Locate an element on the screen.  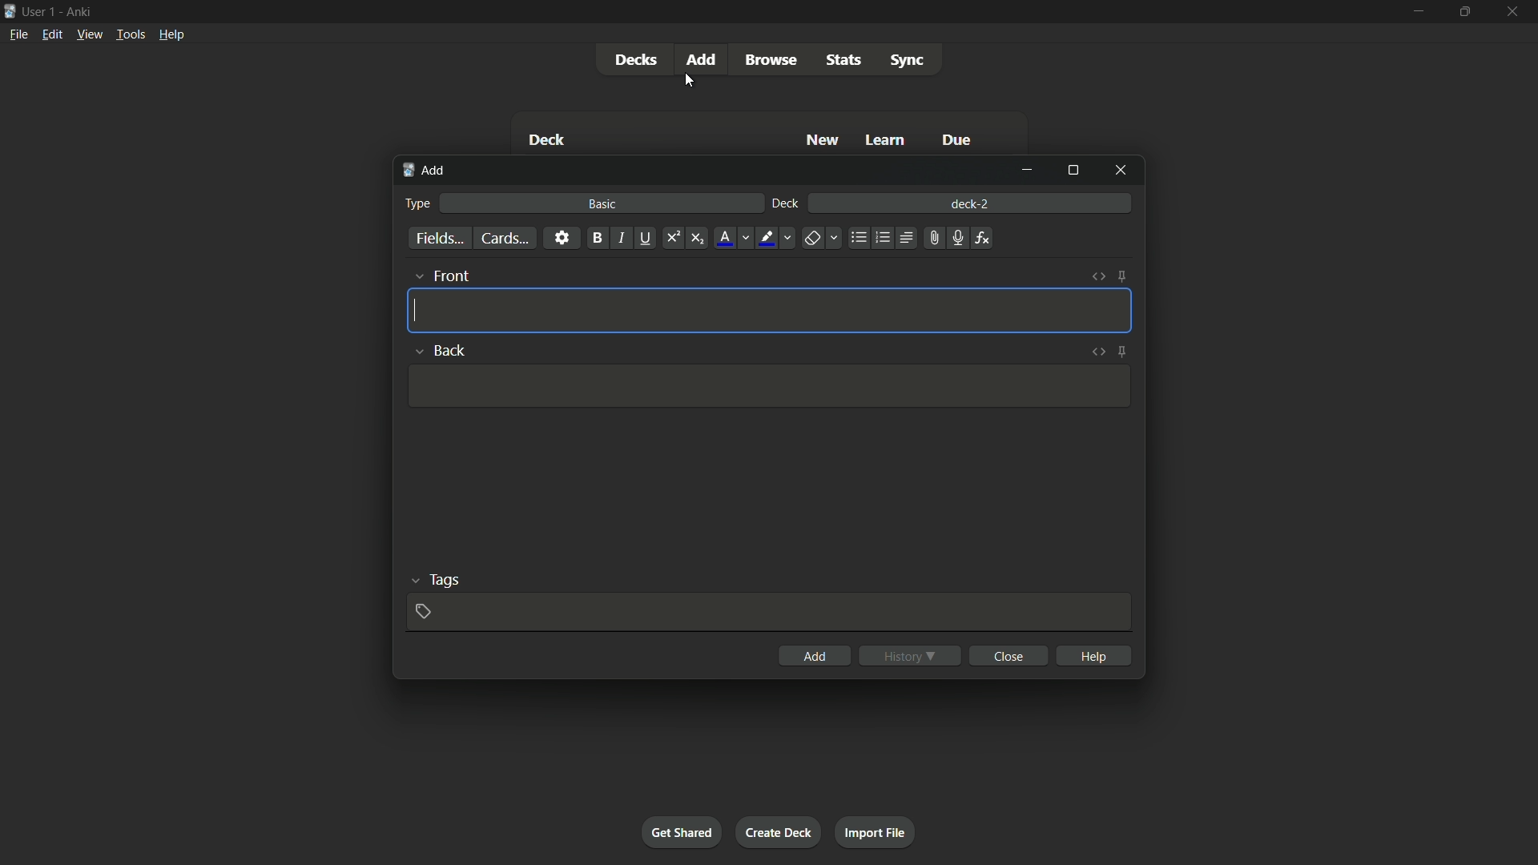
import file is located at coordinates (876, 833).